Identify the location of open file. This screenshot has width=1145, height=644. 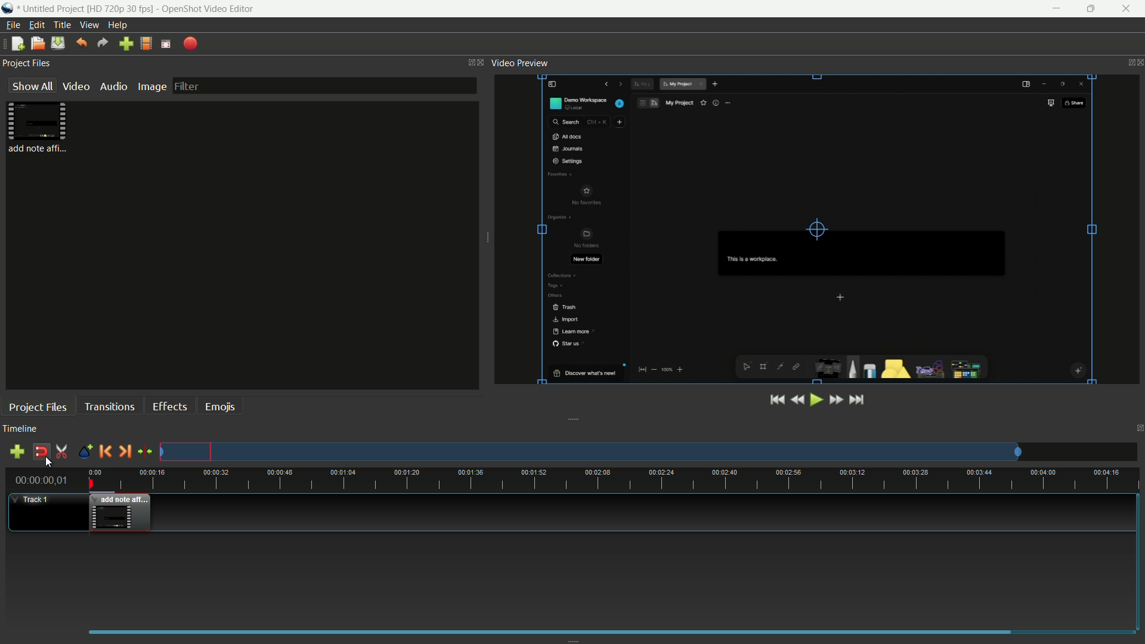
(35, 44).